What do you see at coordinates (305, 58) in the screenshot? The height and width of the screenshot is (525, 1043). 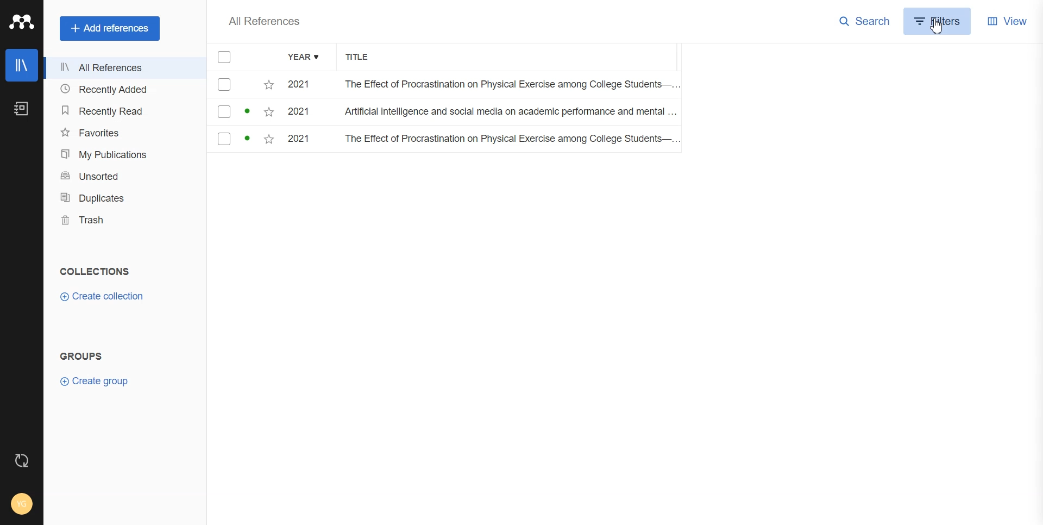 I see `Year` at bounding box center [305, 58].